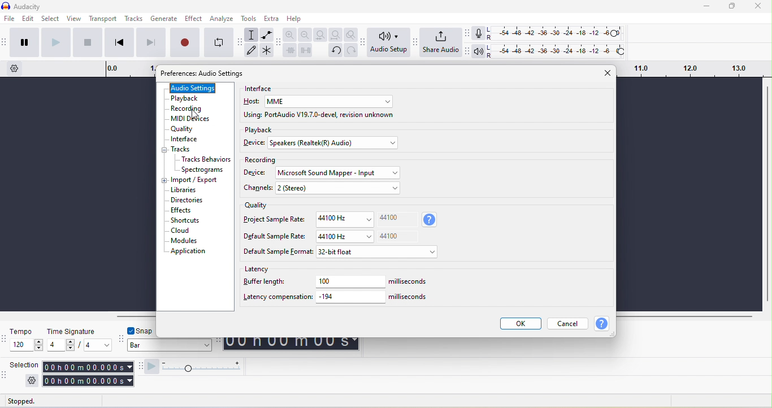 The height and width of the screenshot is (408, 772). I want to click on timeline option, so click(15, 68).